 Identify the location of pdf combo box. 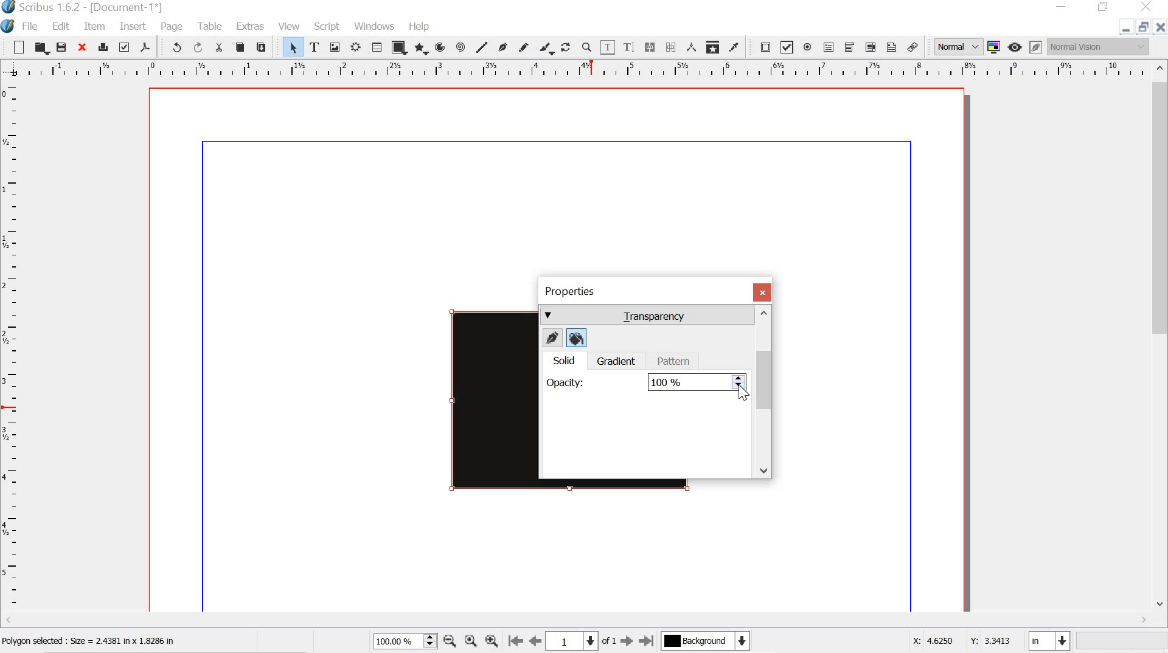
(849, 46).